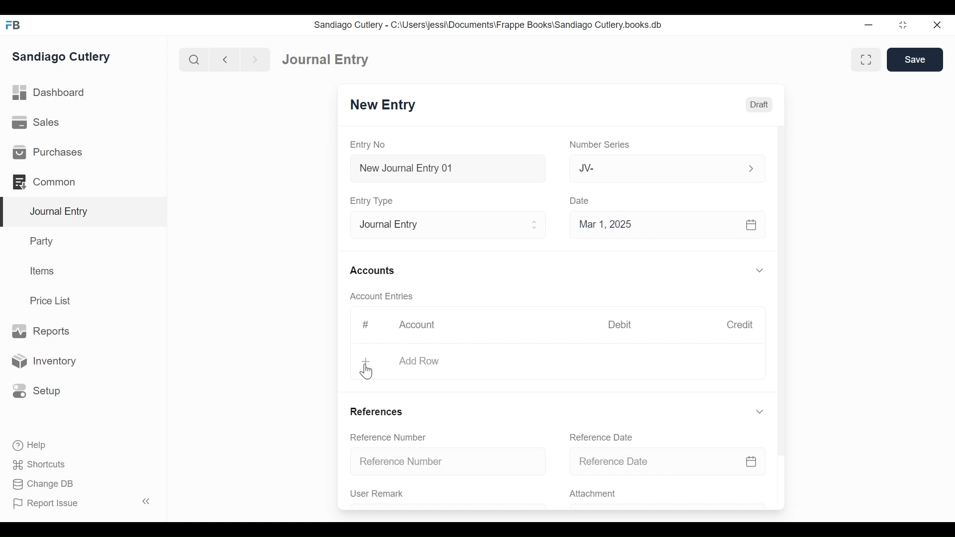 Image resolution: width=955 pixels, height=537 pixels. What do you see at coordinates (192, 58) in the screenshot?
I see `search ` at bounding box center [192, 58].